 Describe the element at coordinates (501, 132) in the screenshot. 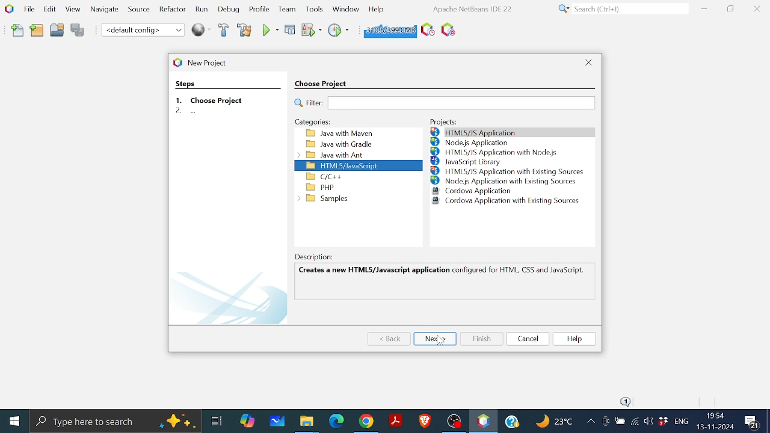

I see `HTML5/JS Application` at that location.